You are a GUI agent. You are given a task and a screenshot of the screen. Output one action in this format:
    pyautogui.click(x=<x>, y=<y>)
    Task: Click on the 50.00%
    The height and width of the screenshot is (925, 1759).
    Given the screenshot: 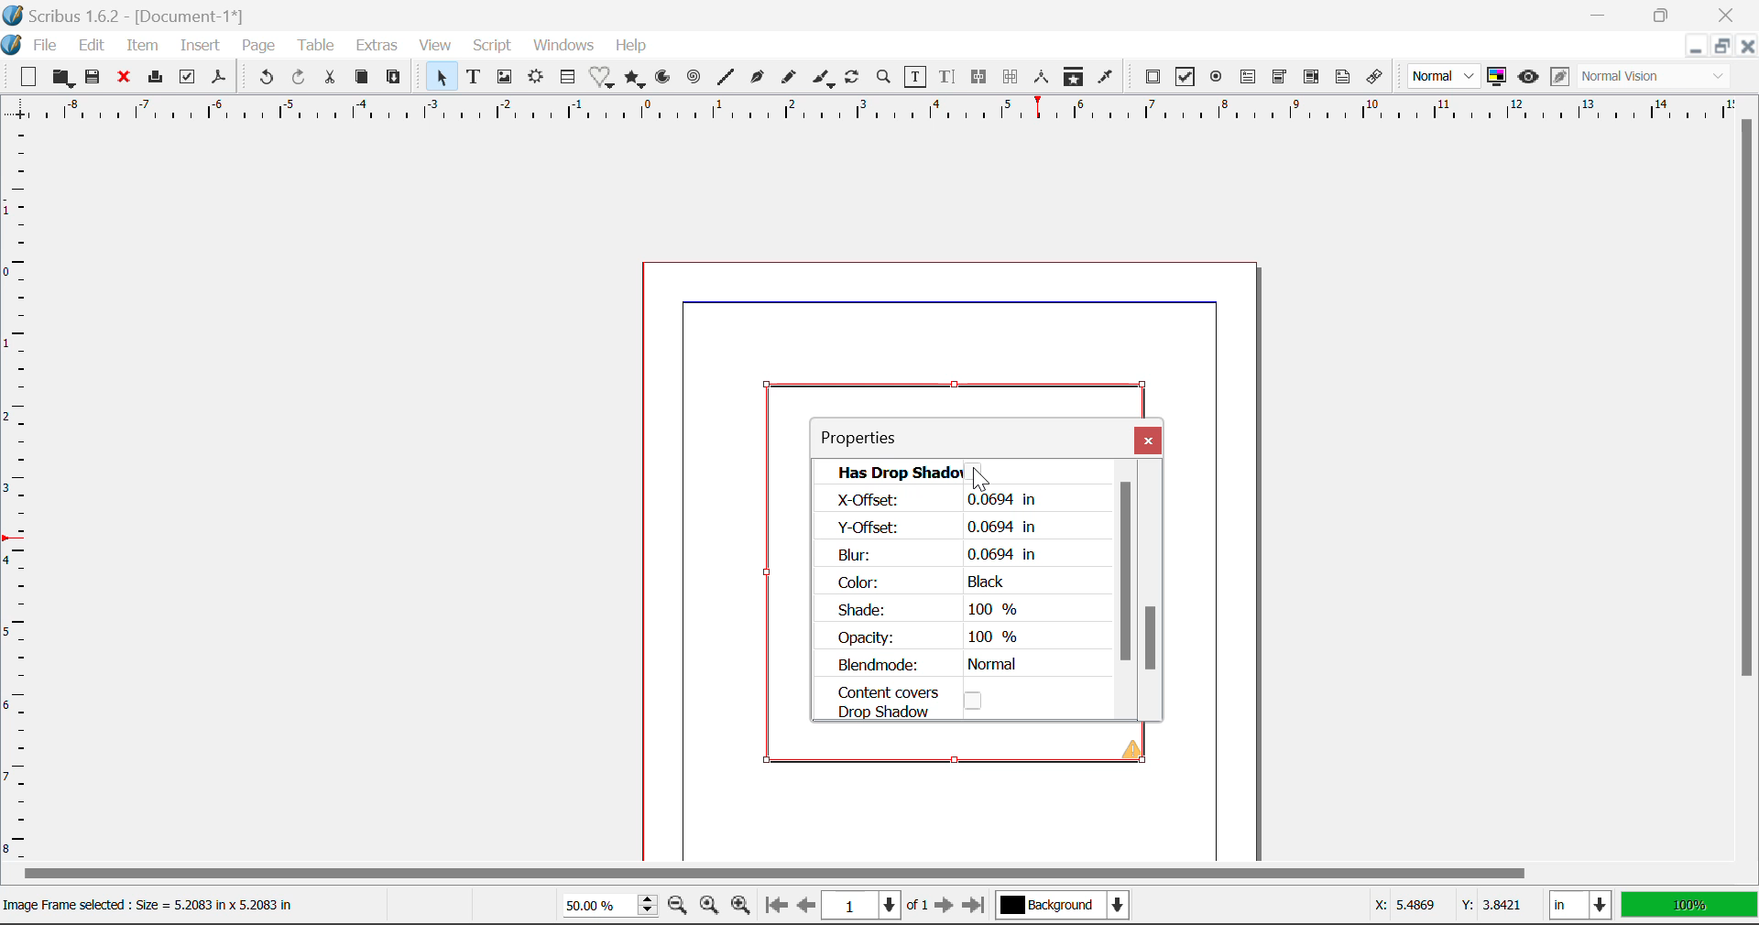 What is the action you would take?
    pyautogui.click(x=606, y=904)
    